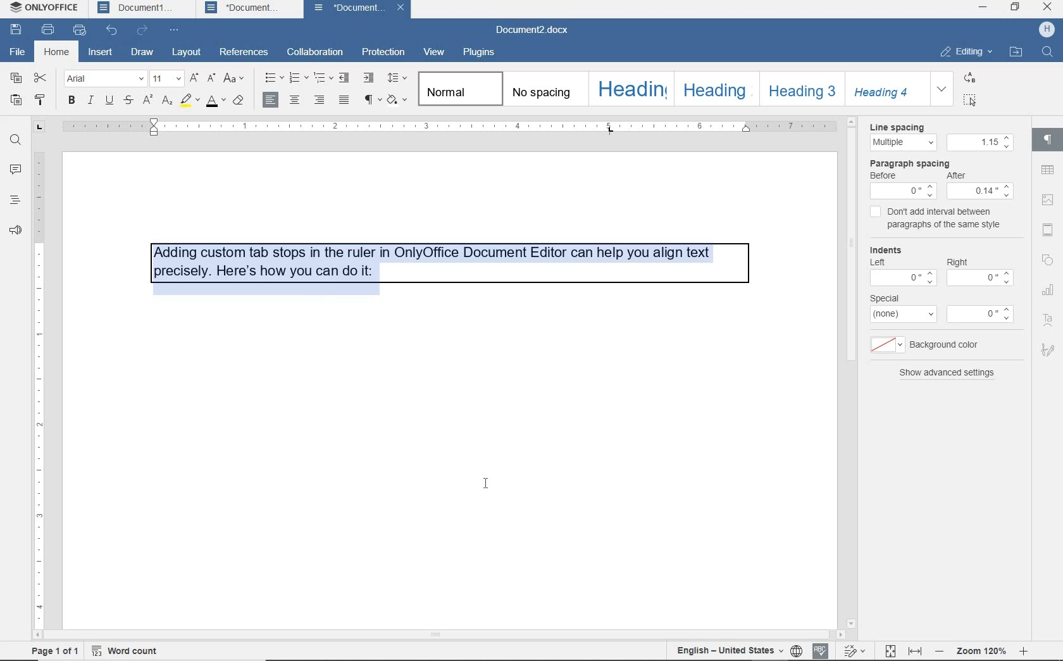  I want to click on scroll bar, so click(849, 370).